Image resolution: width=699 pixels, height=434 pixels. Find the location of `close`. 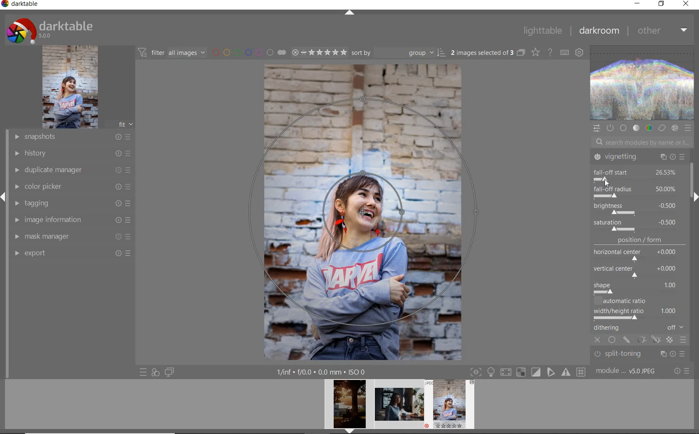

close is located at coordinates (607, 183).